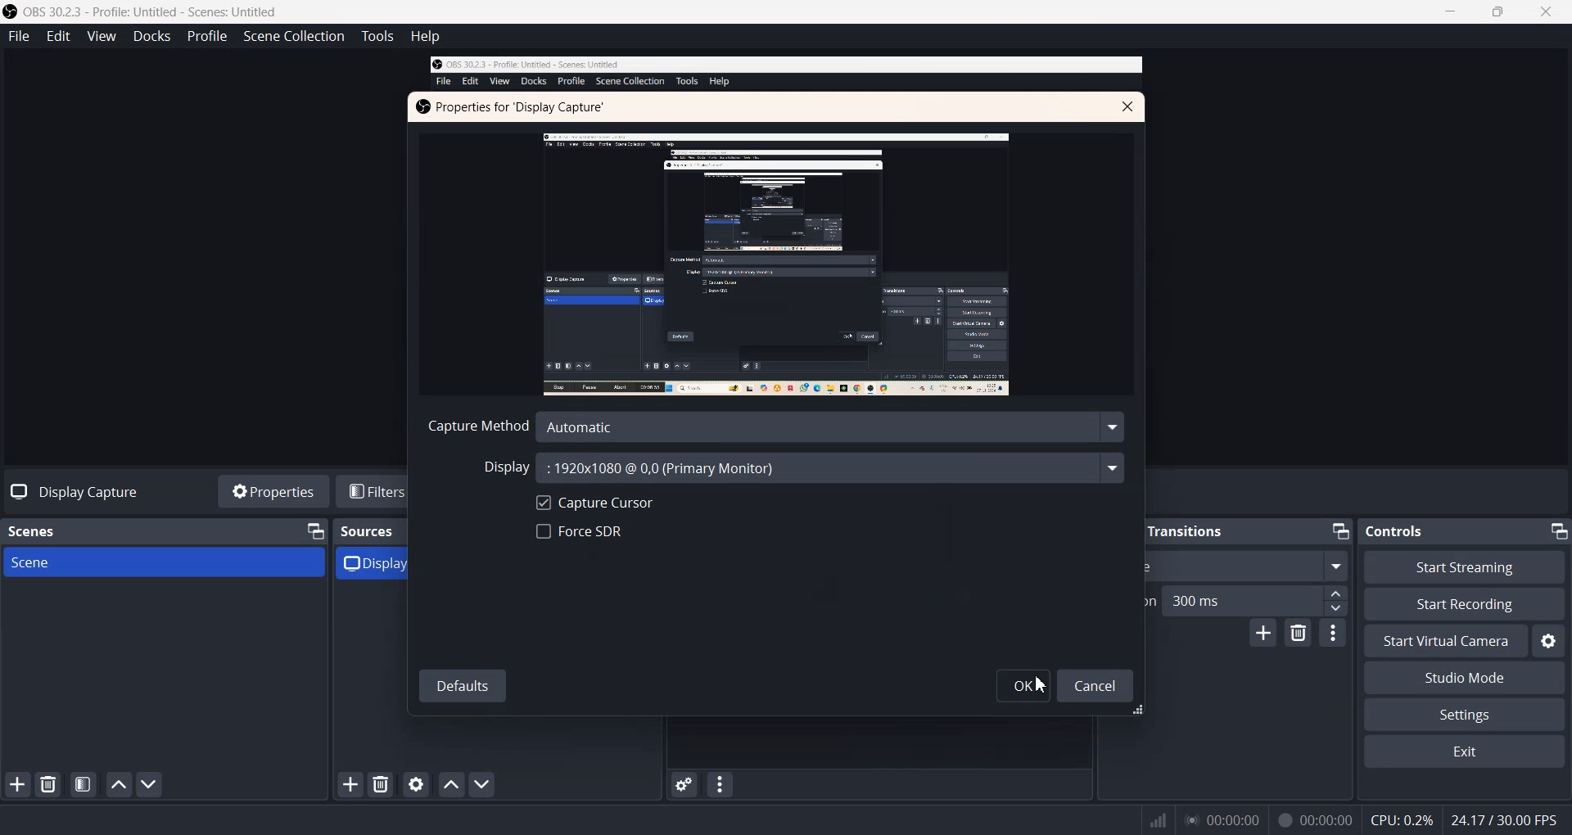 The width and height of the screenshot is (1572, 835). I want to click on Scene Transitions, so click(1165, 530).